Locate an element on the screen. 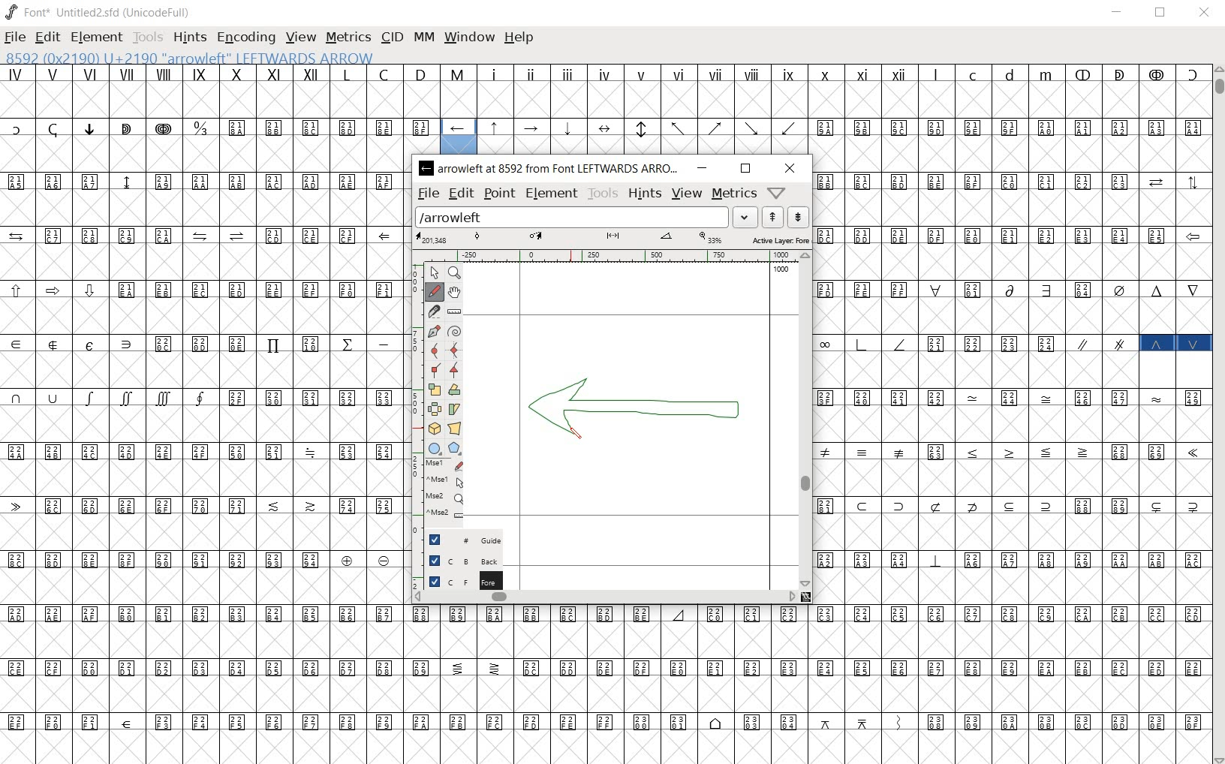  scale the selection is located at coordinates (434, 390).